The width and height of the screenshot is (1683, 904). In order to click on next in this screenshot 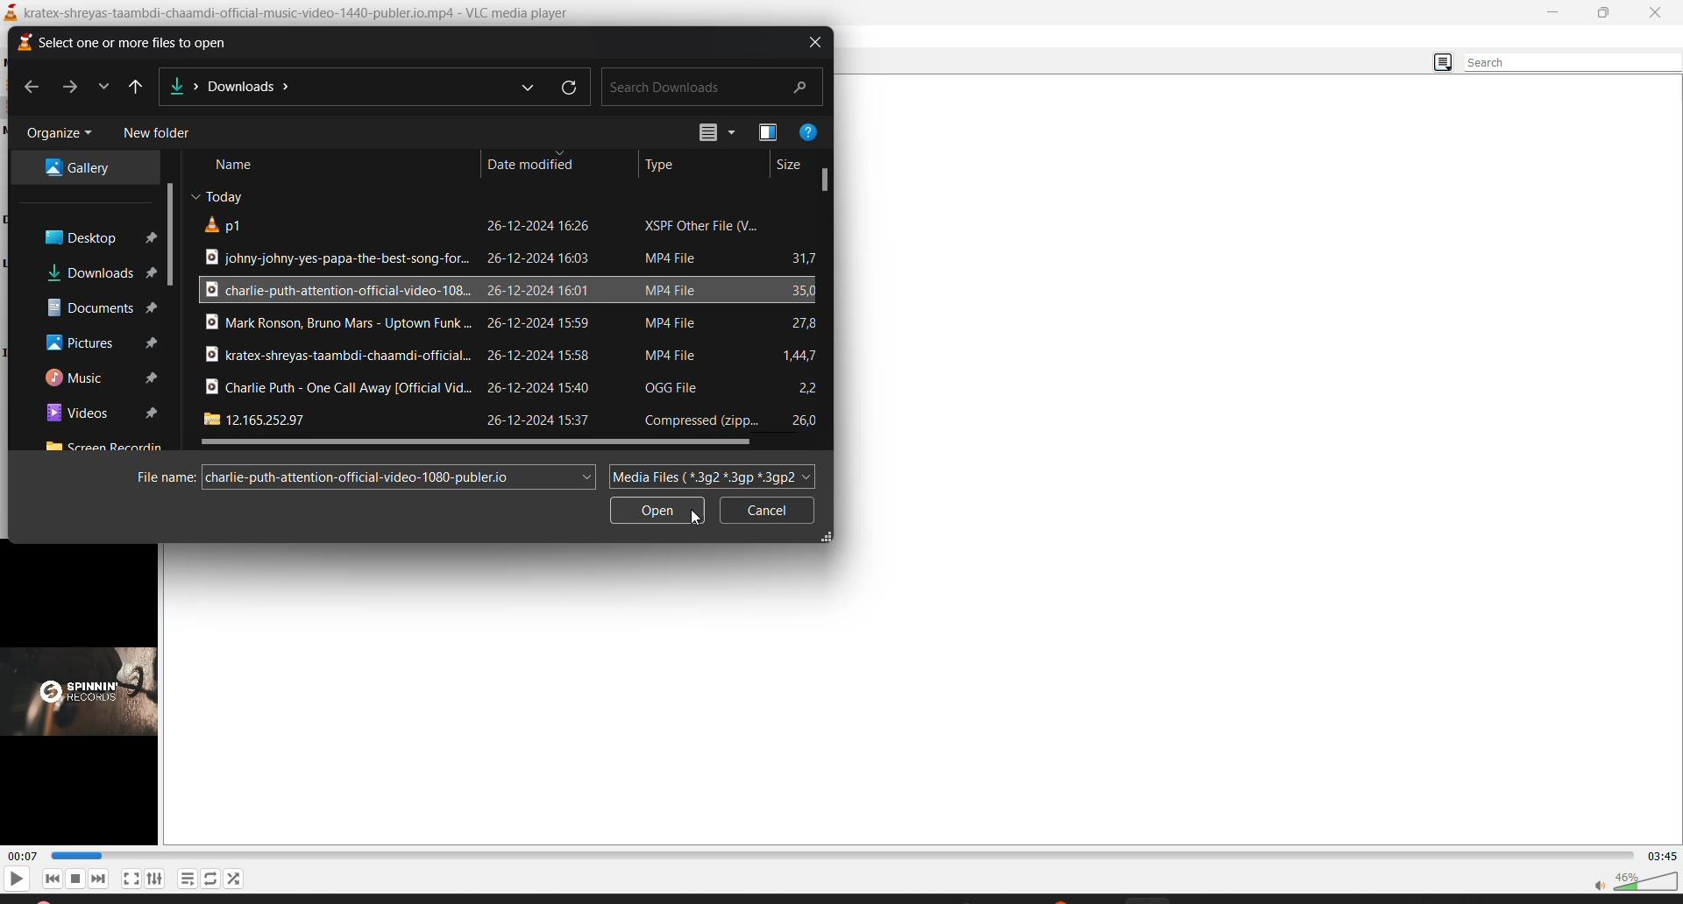, I will do `click(99, 878)`.